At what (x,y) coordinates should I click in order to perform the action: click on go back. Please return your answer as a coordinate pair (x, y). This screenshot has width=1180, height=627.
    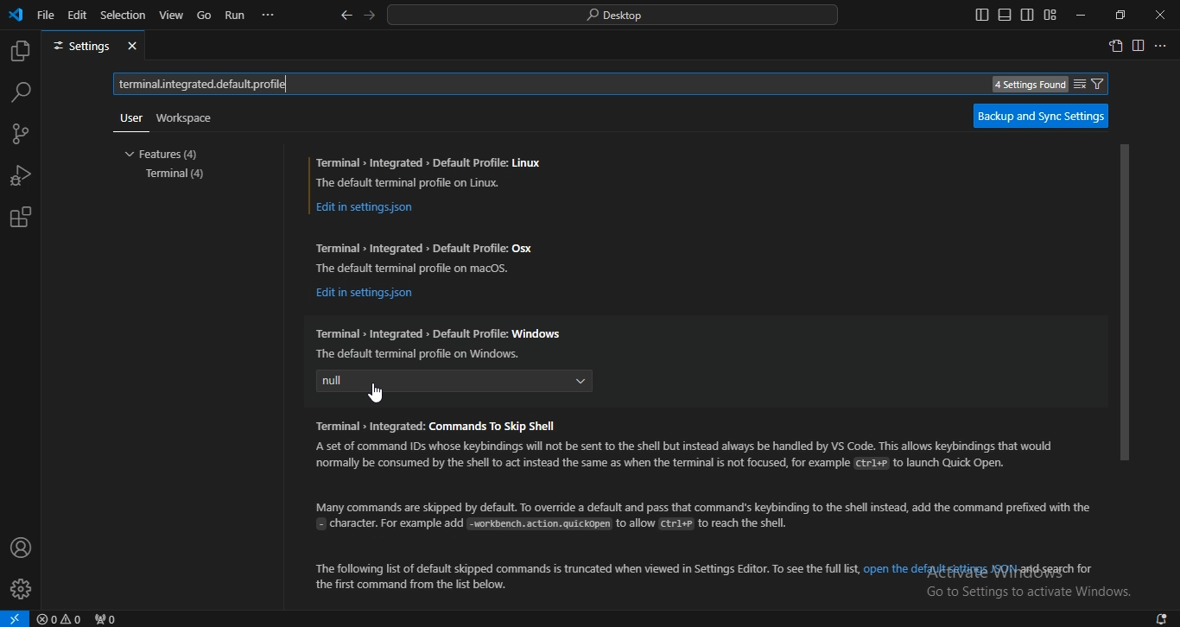
    Looking at the image, I should click on (347, 16).